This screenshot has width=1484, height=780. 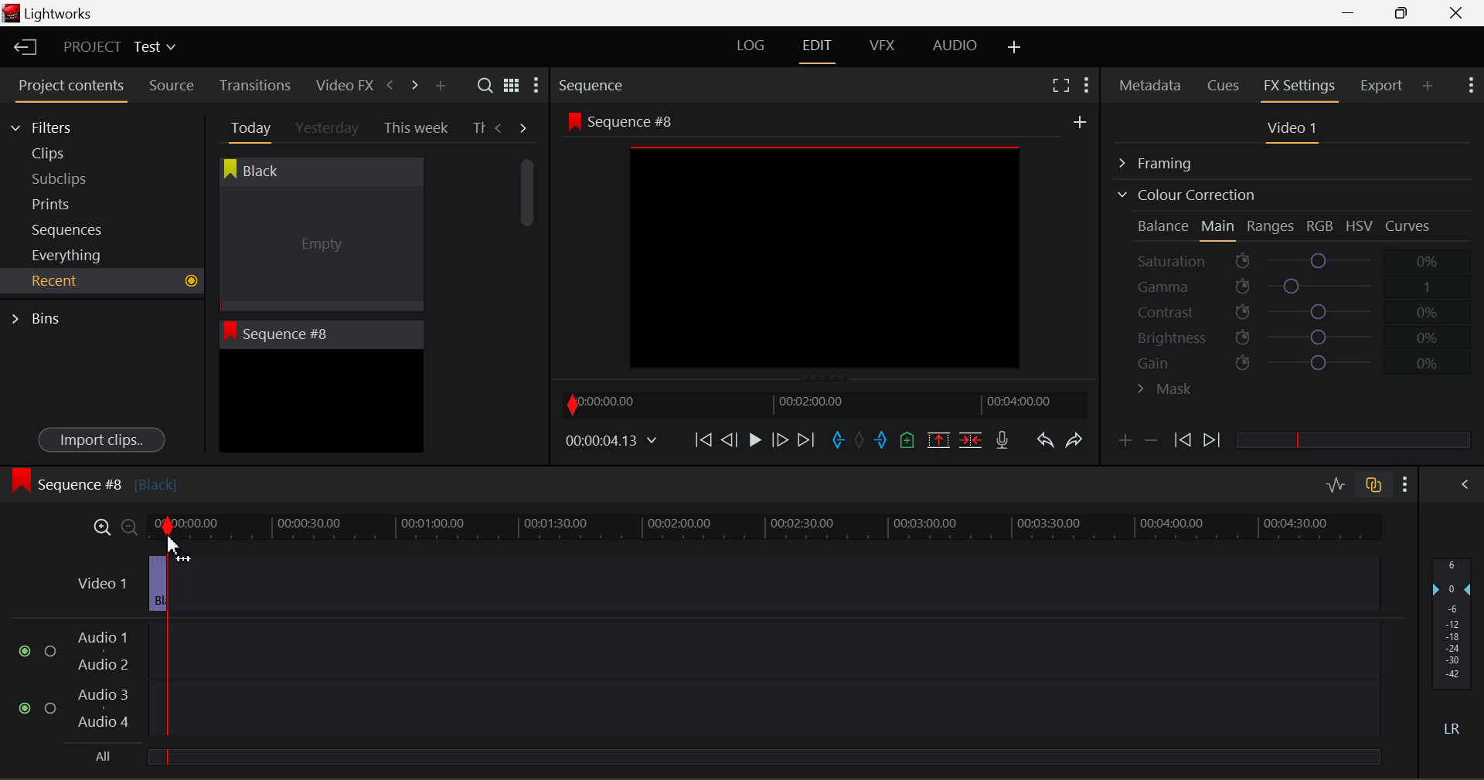 What do you see at coordinates (1060, 84) in the screenshot?
I see `Full Screen` at bounding box center [1060, 84].